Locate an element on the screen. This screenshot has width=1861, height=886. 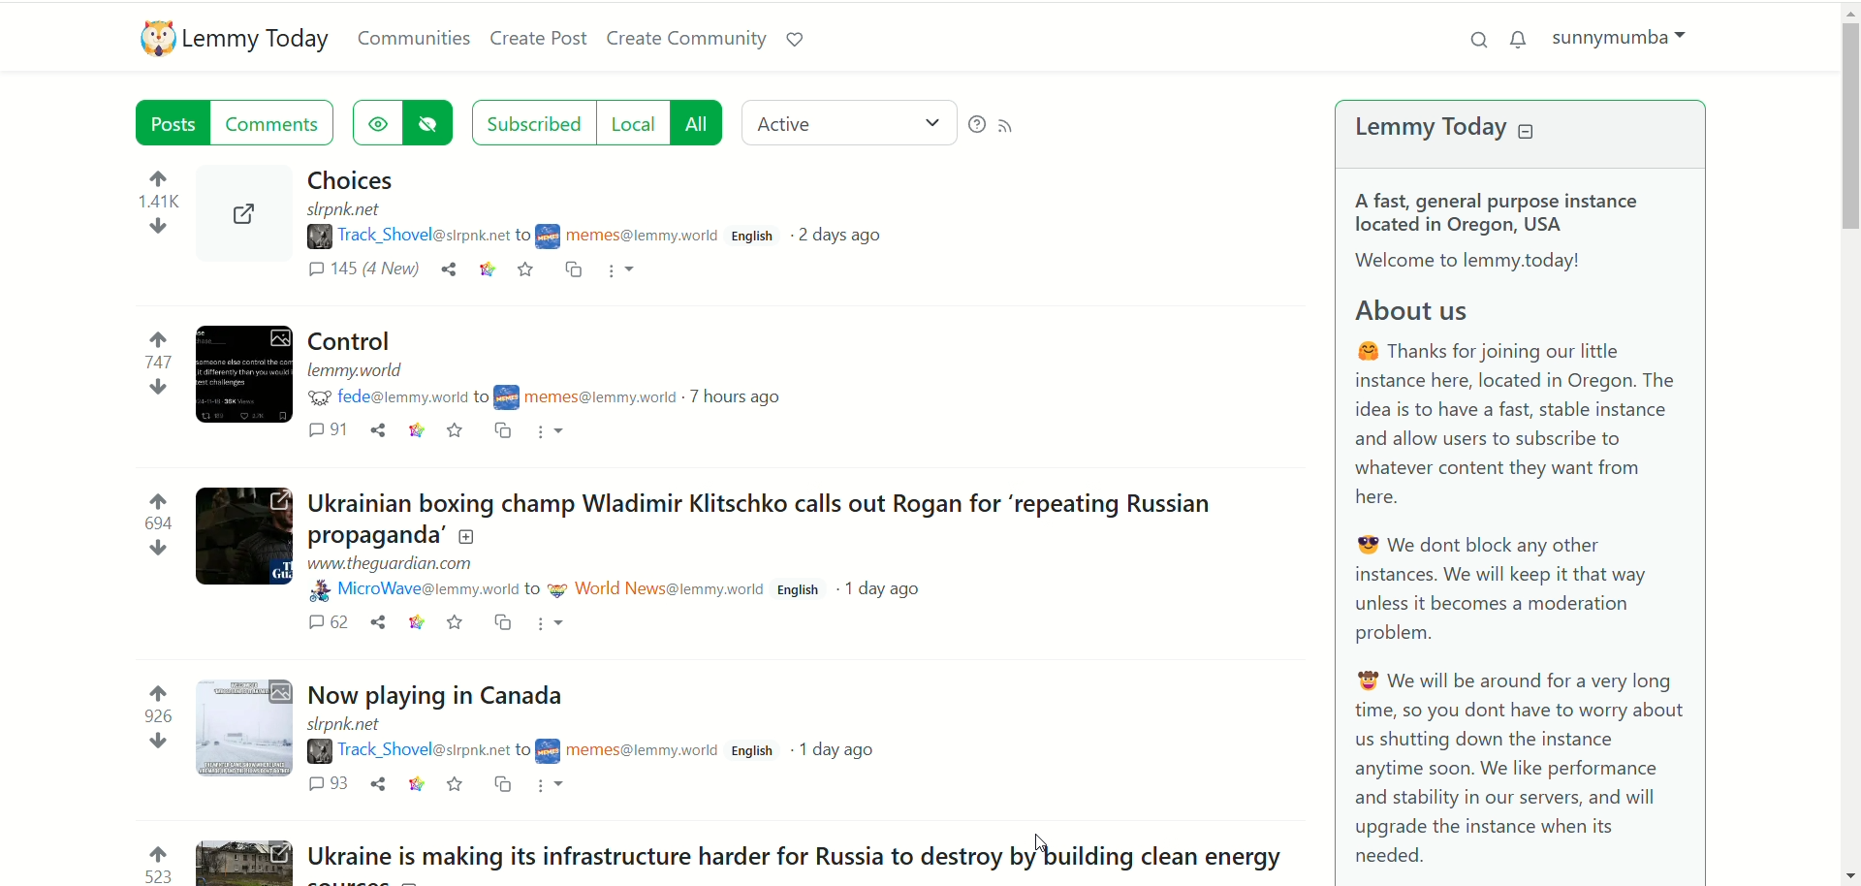
username is located at coordinates (392, 398).